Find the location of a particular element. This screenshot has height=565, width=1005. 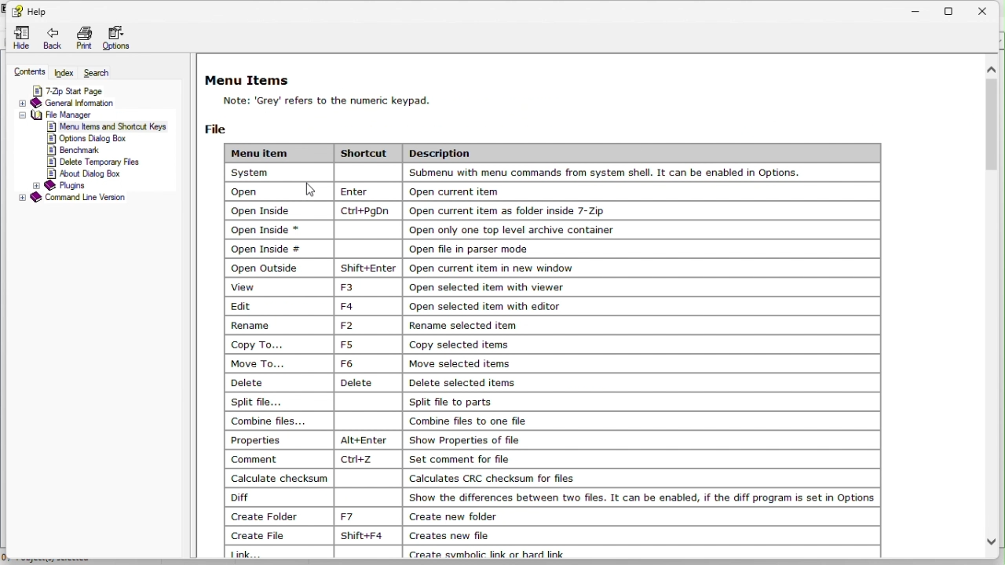

menu items and shortcut keys is located at coordinates (101, 127).